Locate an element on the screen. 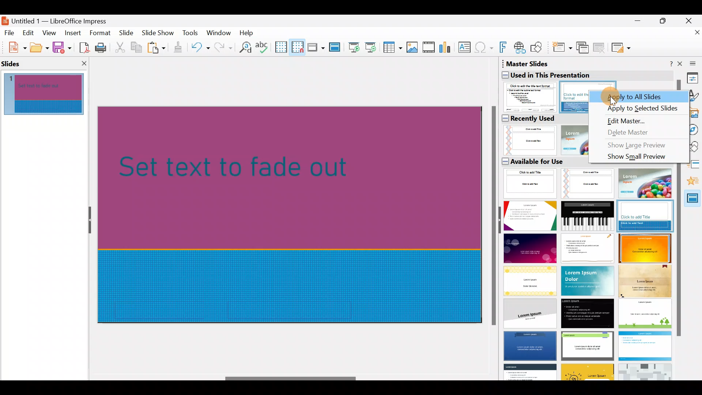  Styles is located at coordinates (693, 97).